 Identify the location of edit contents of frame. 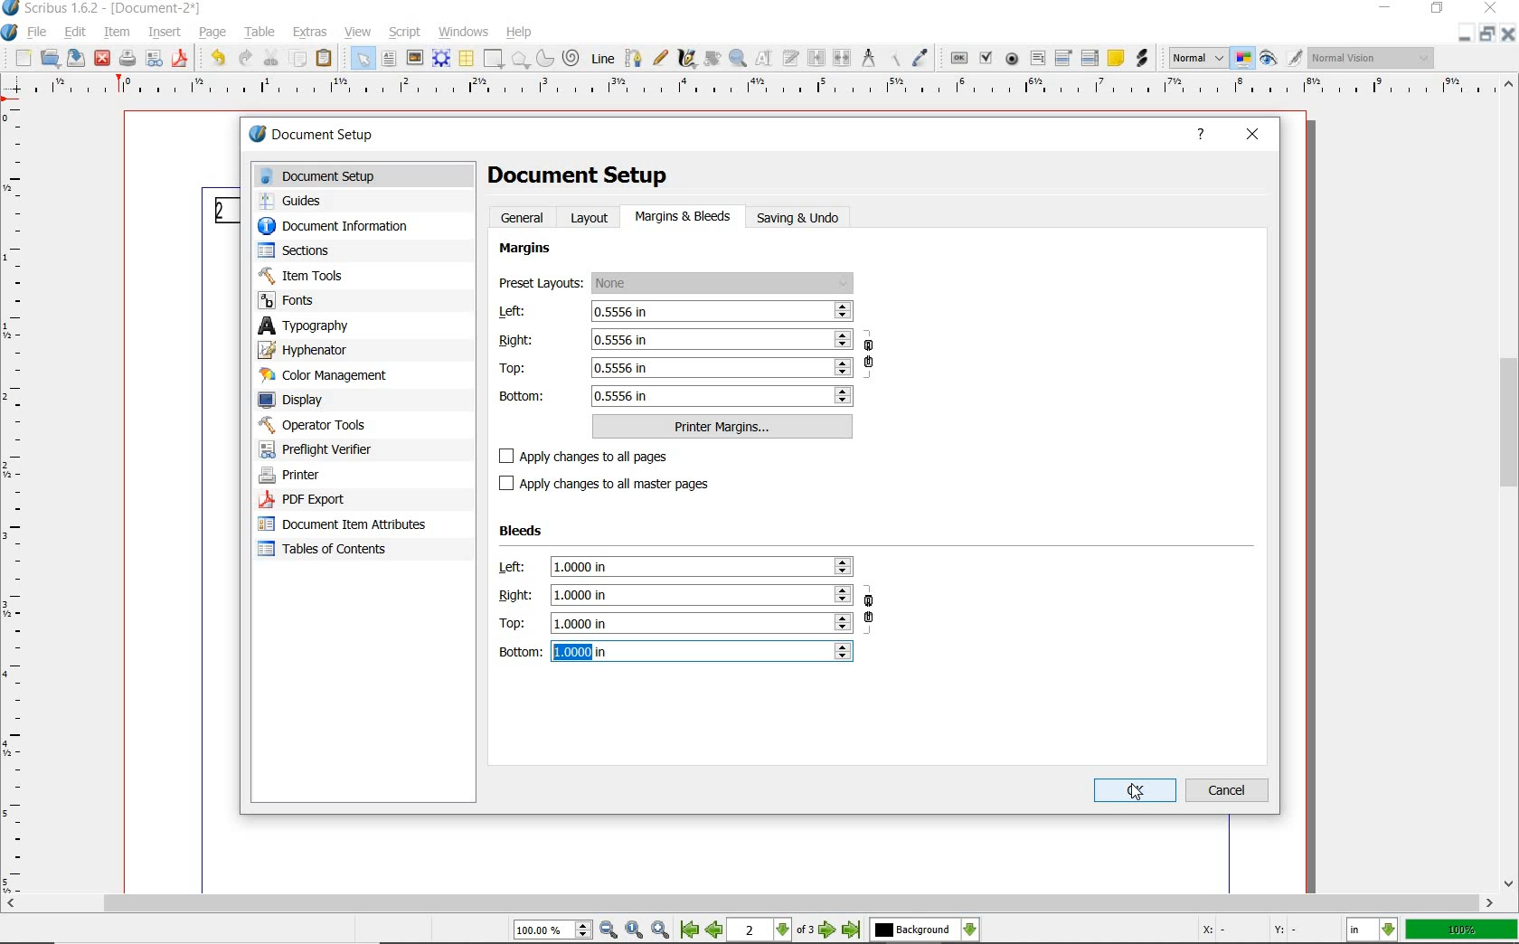
(766, 59).